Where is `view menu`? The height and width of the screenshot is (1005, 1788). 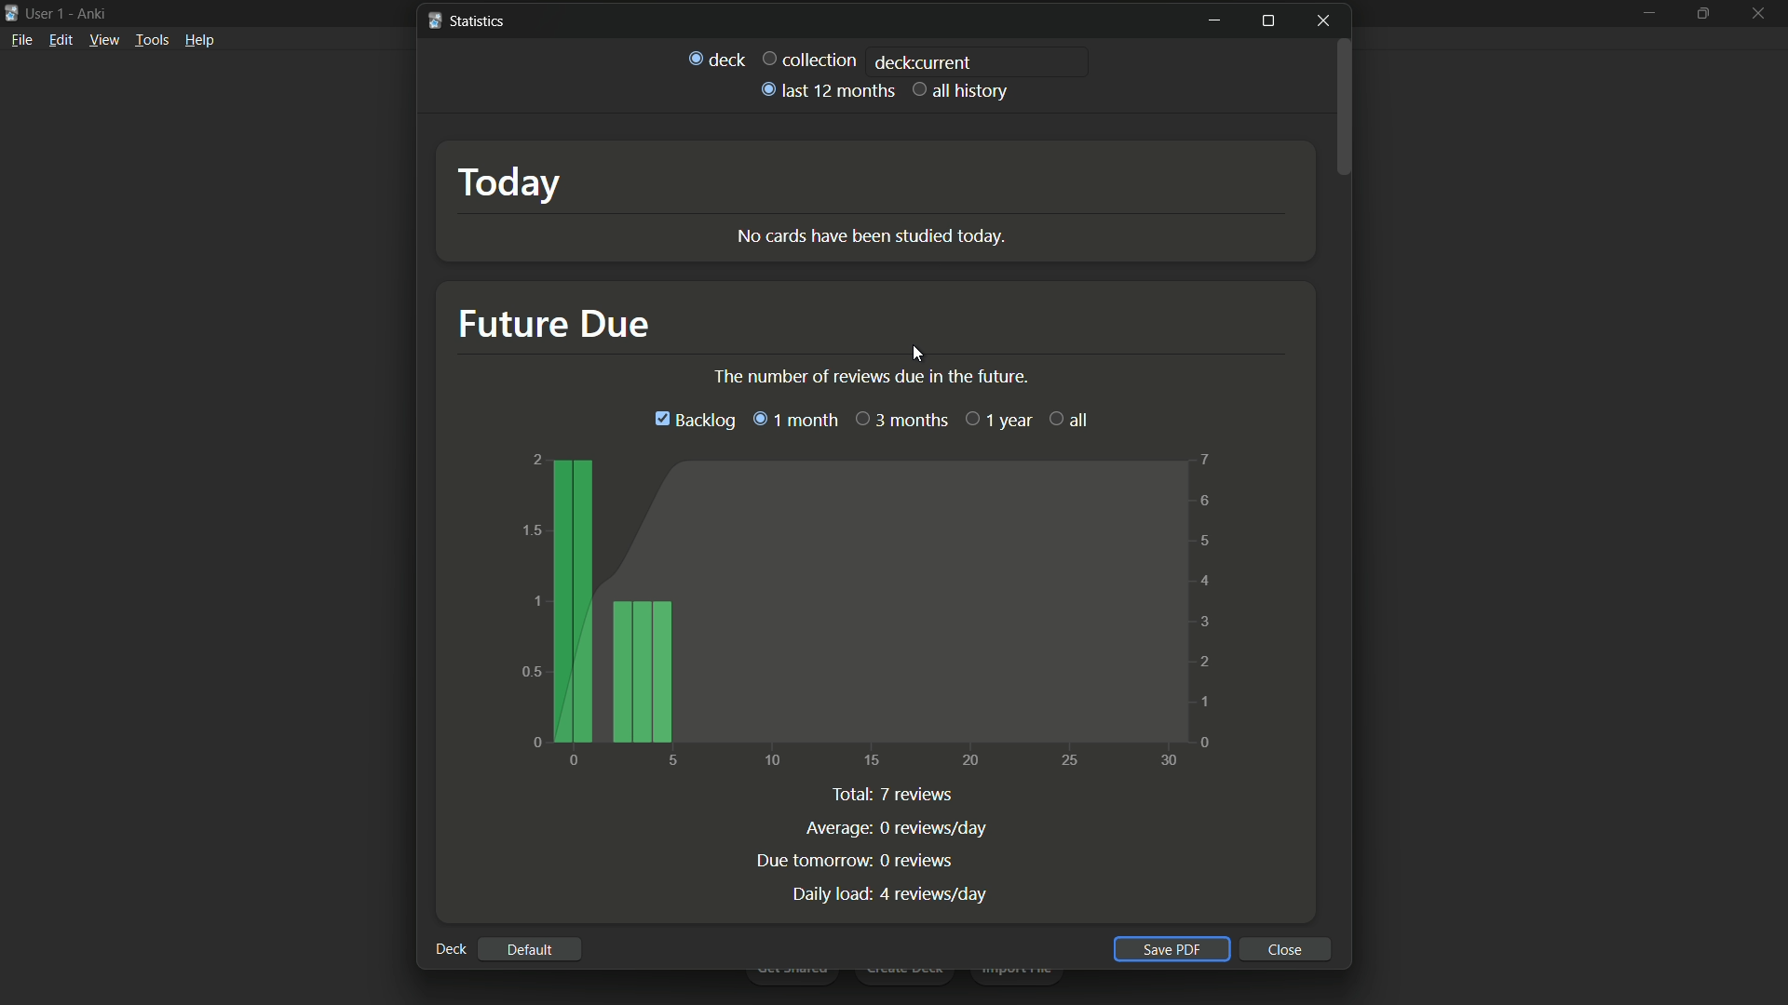
view menu is located at coordinates (104, 40).